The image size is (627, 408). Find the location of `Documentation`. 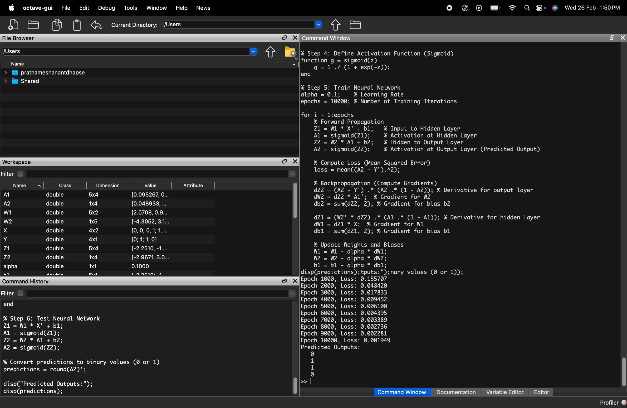

Documentation is located at coordinates (458, 392).